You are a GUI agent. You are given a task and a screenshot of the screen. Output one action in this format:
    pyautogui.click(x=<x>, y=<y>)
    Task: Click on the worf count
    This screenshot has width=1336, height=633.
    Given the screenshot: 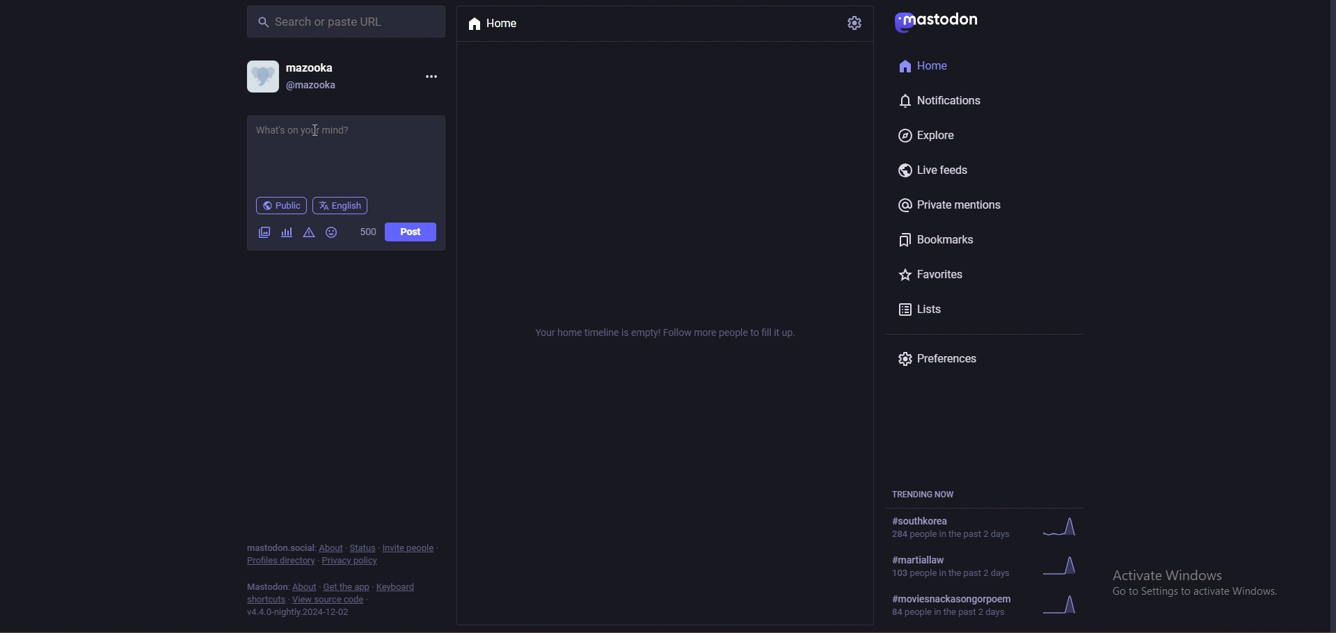 What is the action you would take?
    pyautogui.click(x=369, y=232)
    